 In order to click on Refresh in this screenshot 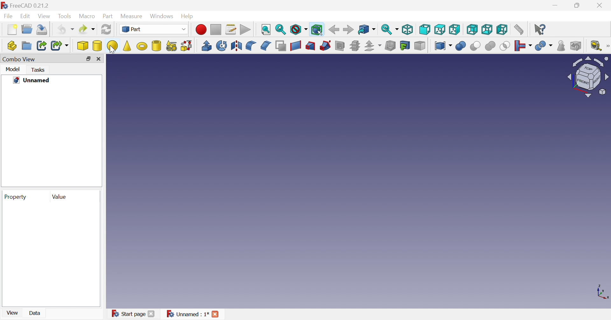, I will do `click(106, 29)`.